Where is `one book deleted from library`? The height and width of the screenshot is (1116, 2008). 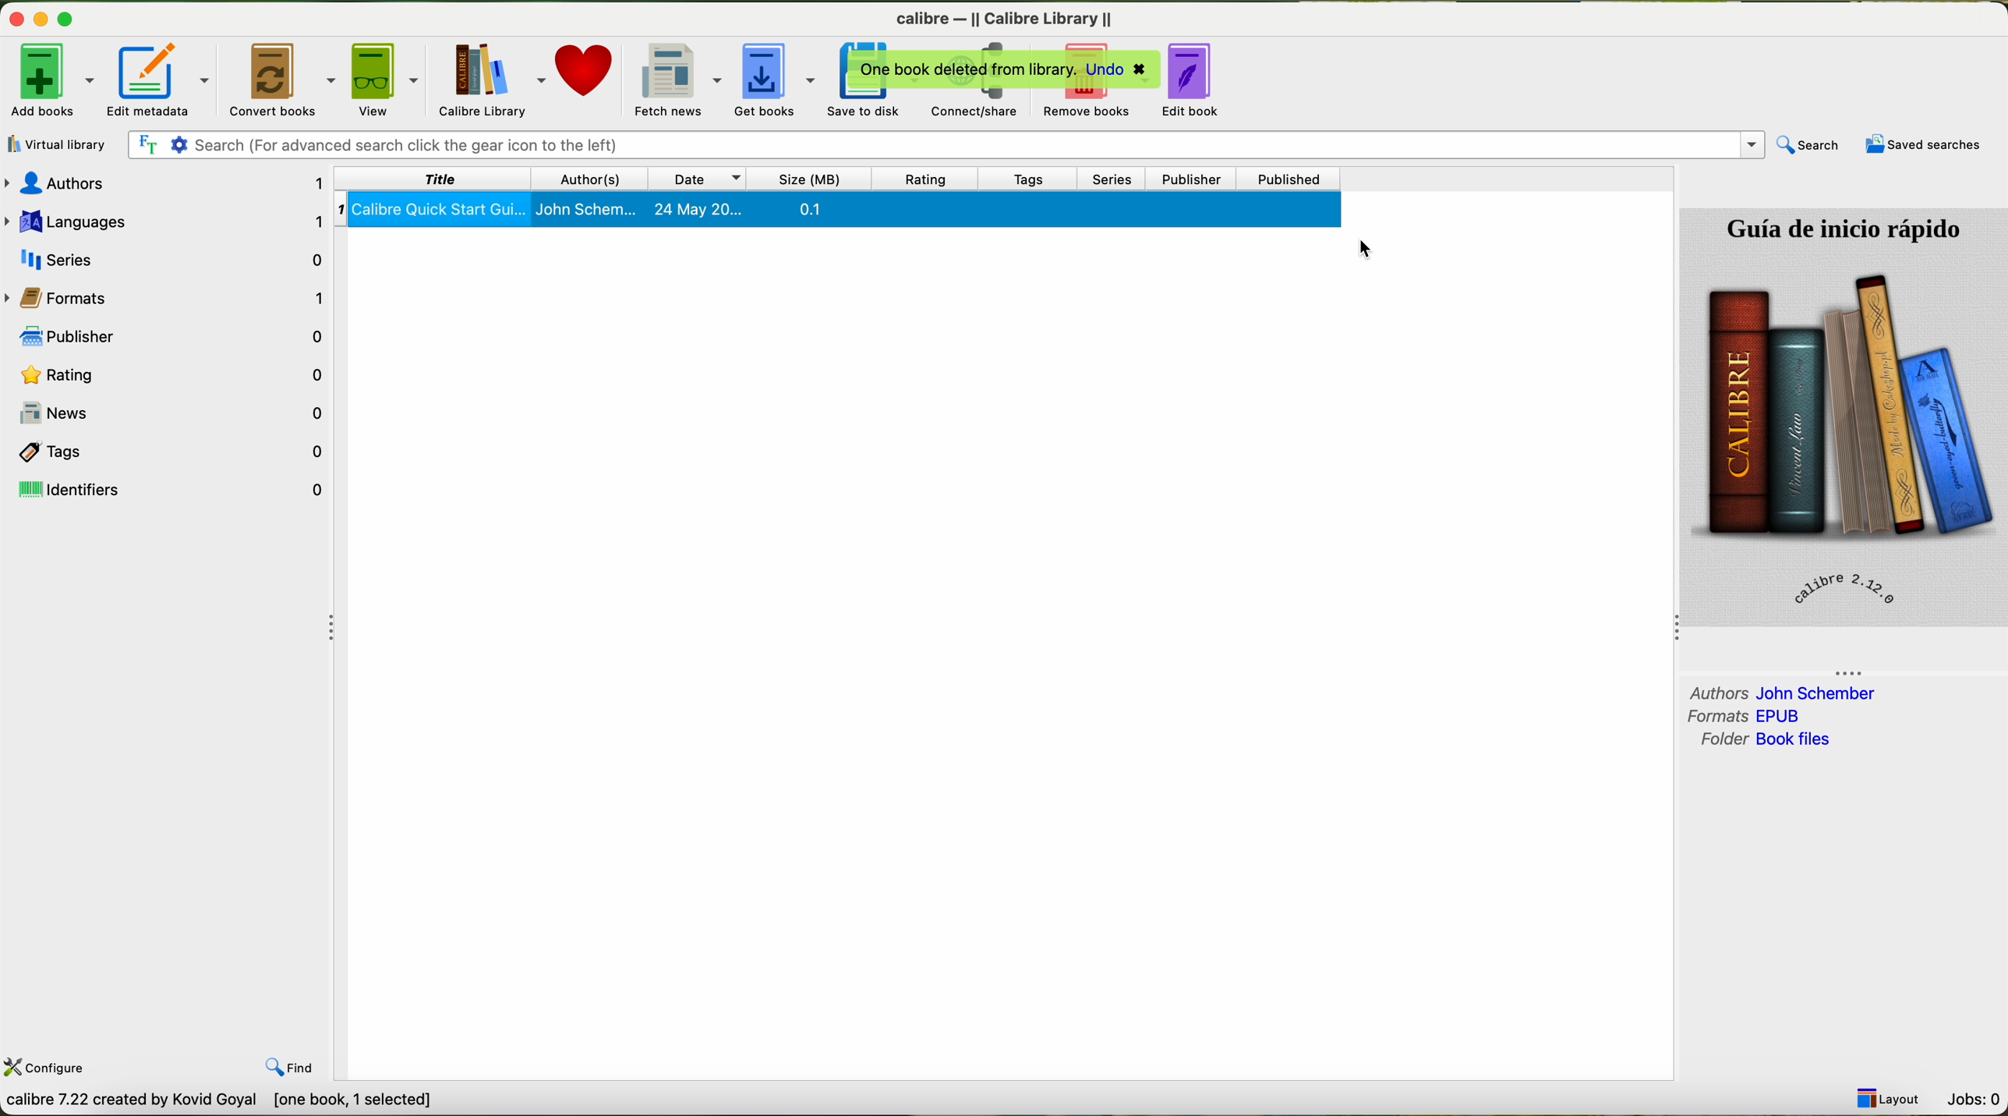
one book deleted from library is located at coordinates (963, 69).